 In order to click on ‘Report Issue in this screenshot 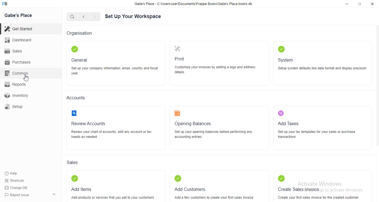, I will do `click(16, 195)`.